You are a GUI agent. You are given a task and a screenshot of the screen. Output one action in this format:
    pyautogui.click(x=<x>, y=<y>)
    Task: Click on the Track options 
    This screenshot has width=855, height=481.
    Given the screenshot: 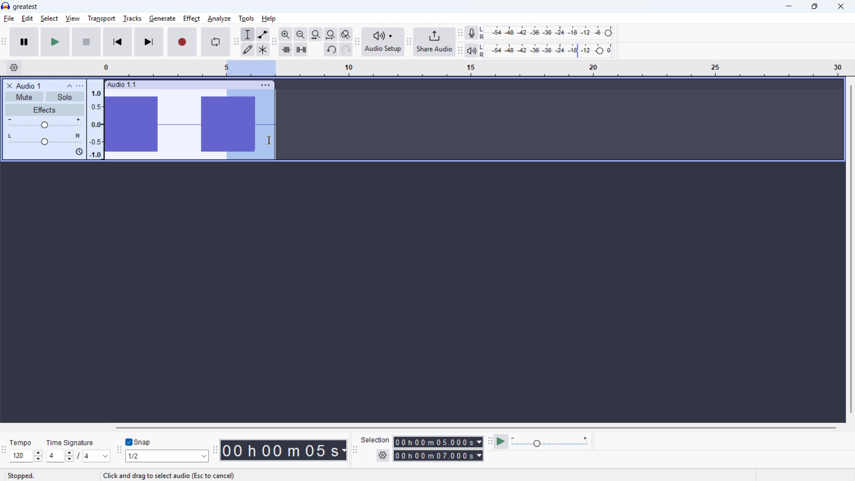 What is the action you would take?
    pyautogui.click(x=266, y=85)
    